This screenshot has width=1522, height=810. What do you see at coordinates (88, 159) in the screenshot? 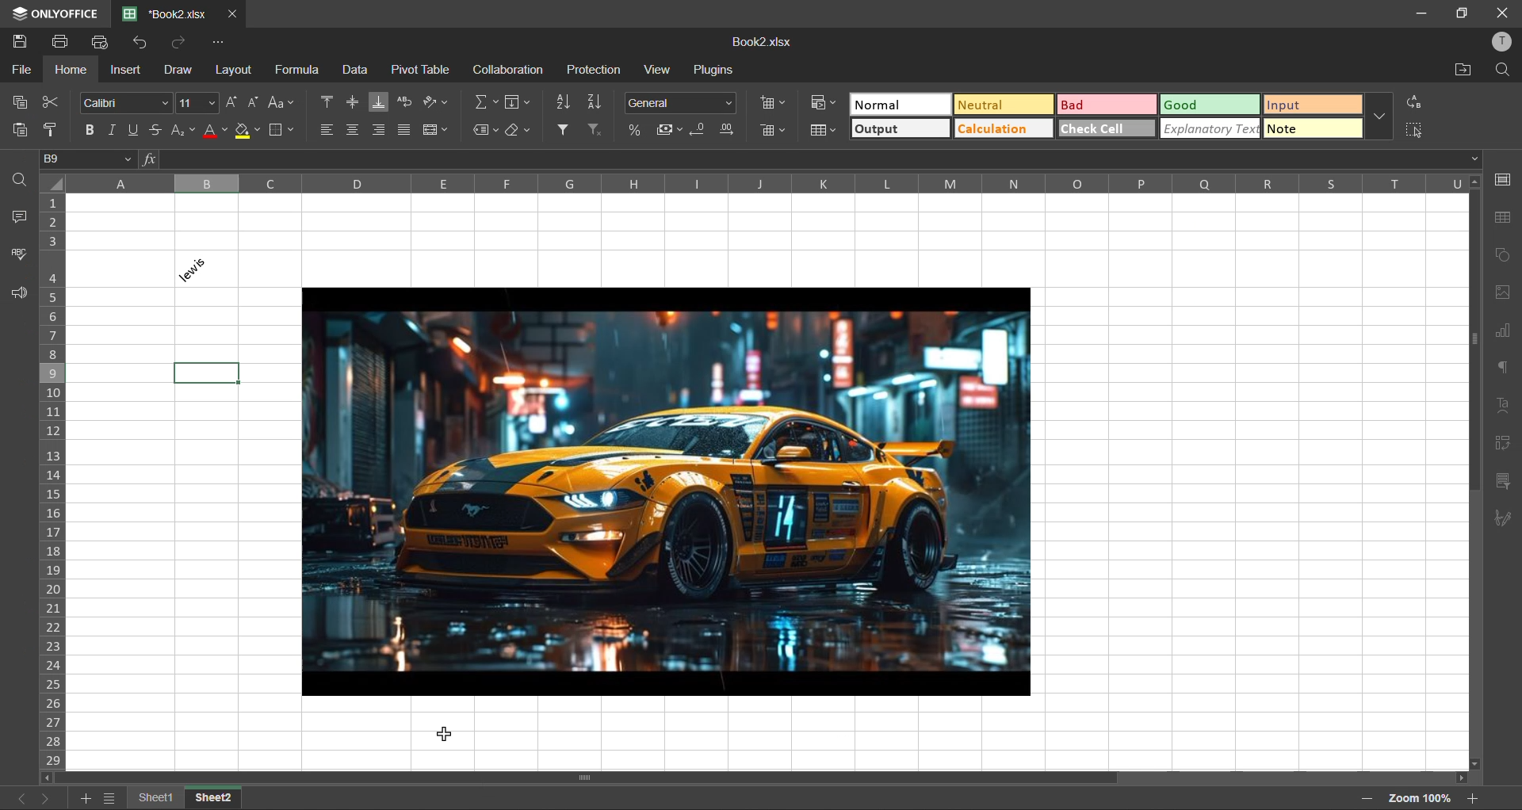
I see `cell address` at bounding box center [88, 159].